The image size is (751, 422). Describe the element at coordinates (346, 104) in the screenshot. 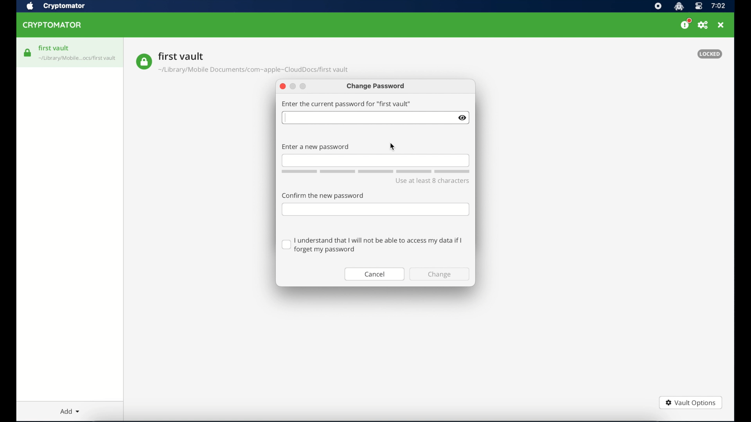

I see `enter the current password for first vault` at that location.